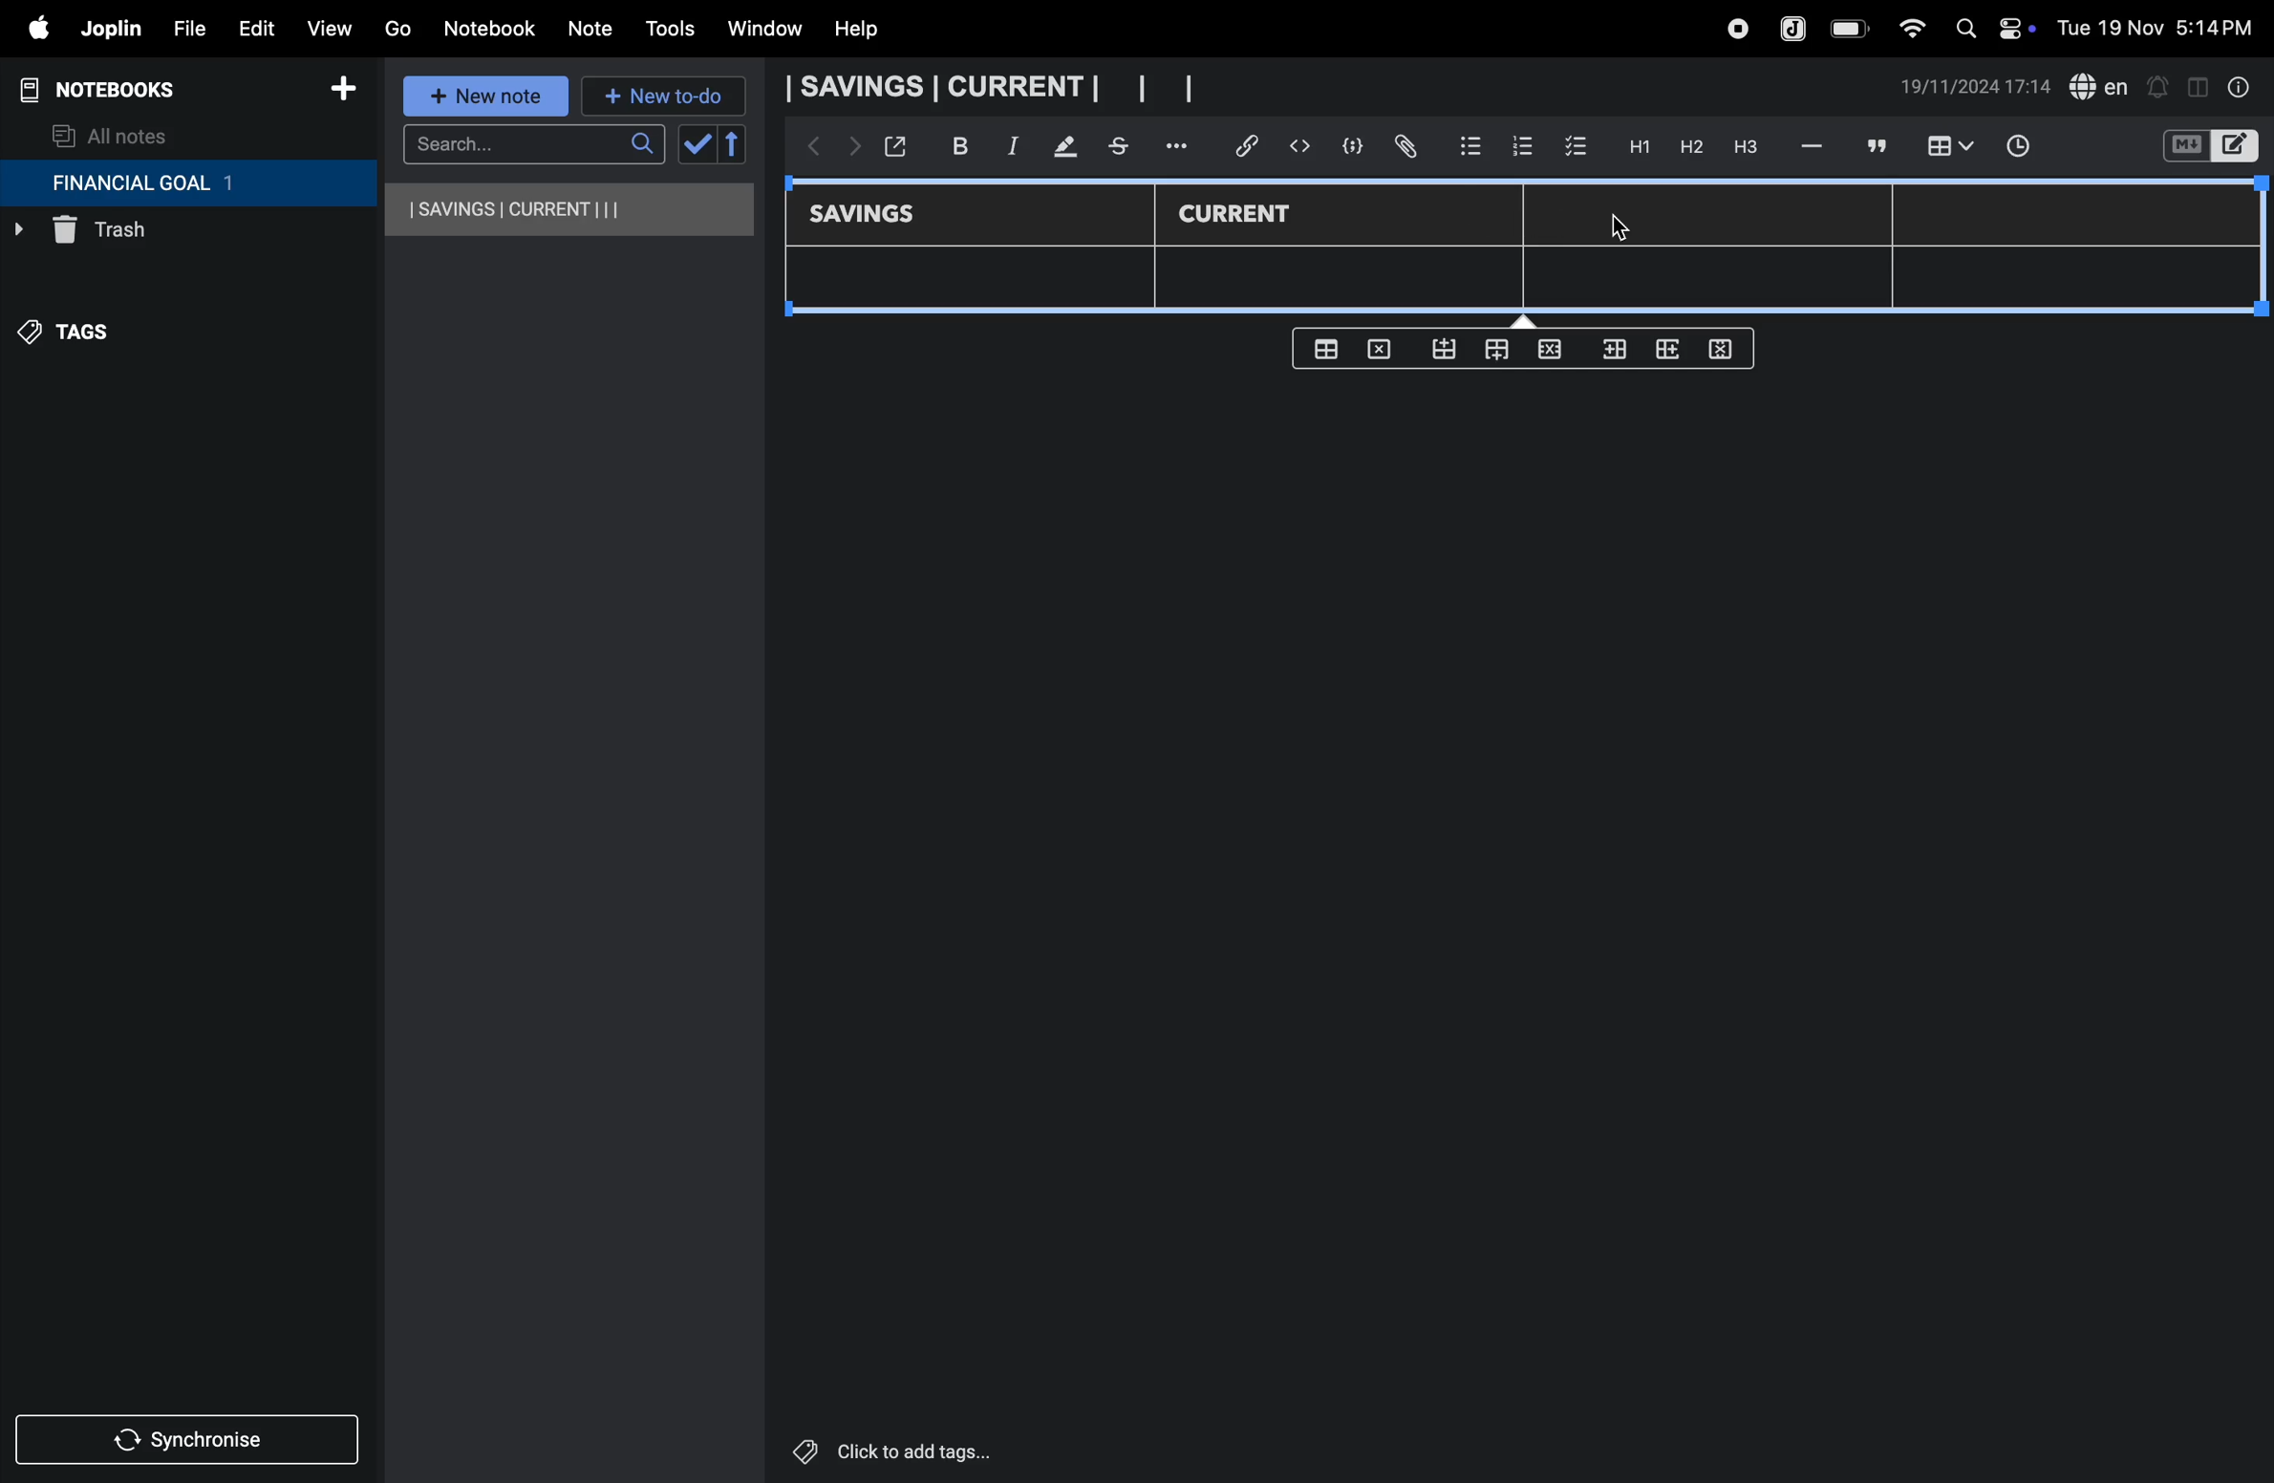 This screenshot has height=1483, width=2274. Describe the element at coordinates (849, 150) in the screenshot. I see `forward` at that location.